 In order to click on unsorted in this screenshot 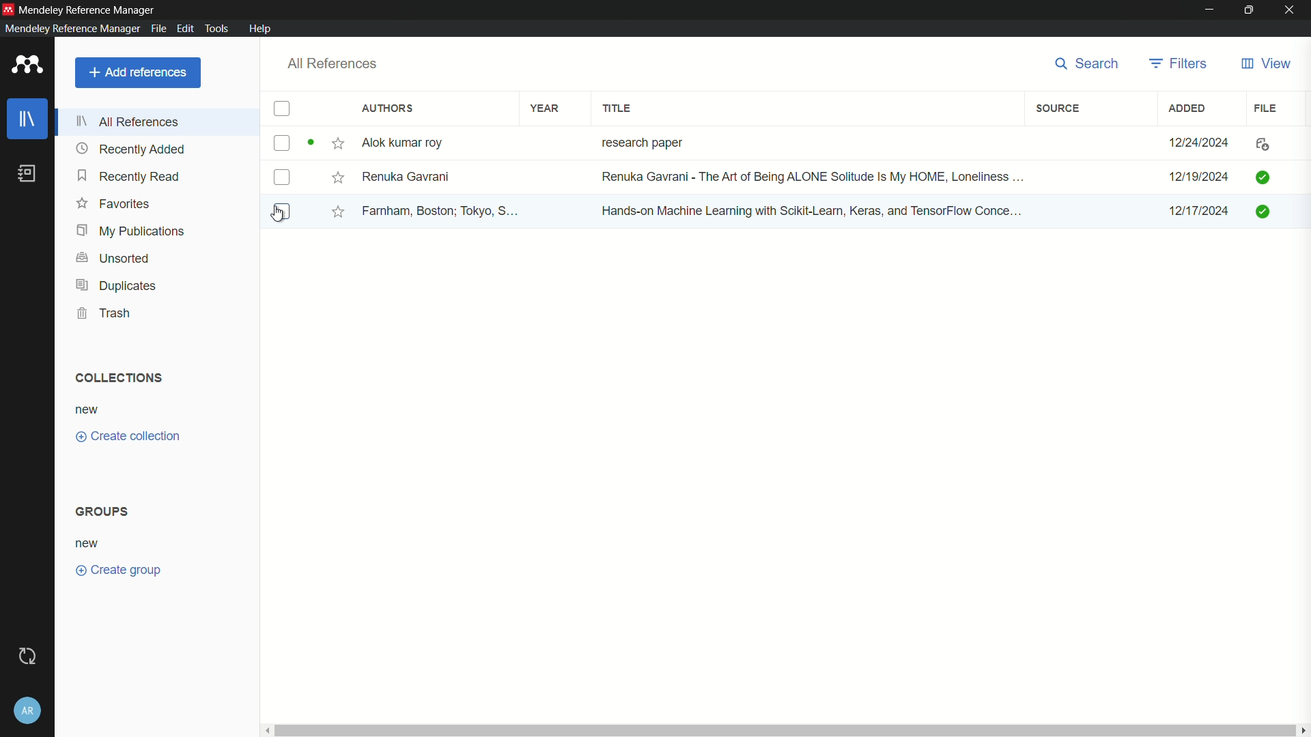, I will do `click(112, 258)`.